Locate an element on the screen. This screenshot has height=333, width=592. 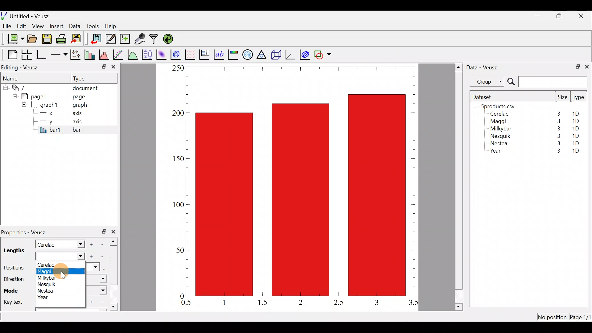
Data is located at coordinates (75, 26).